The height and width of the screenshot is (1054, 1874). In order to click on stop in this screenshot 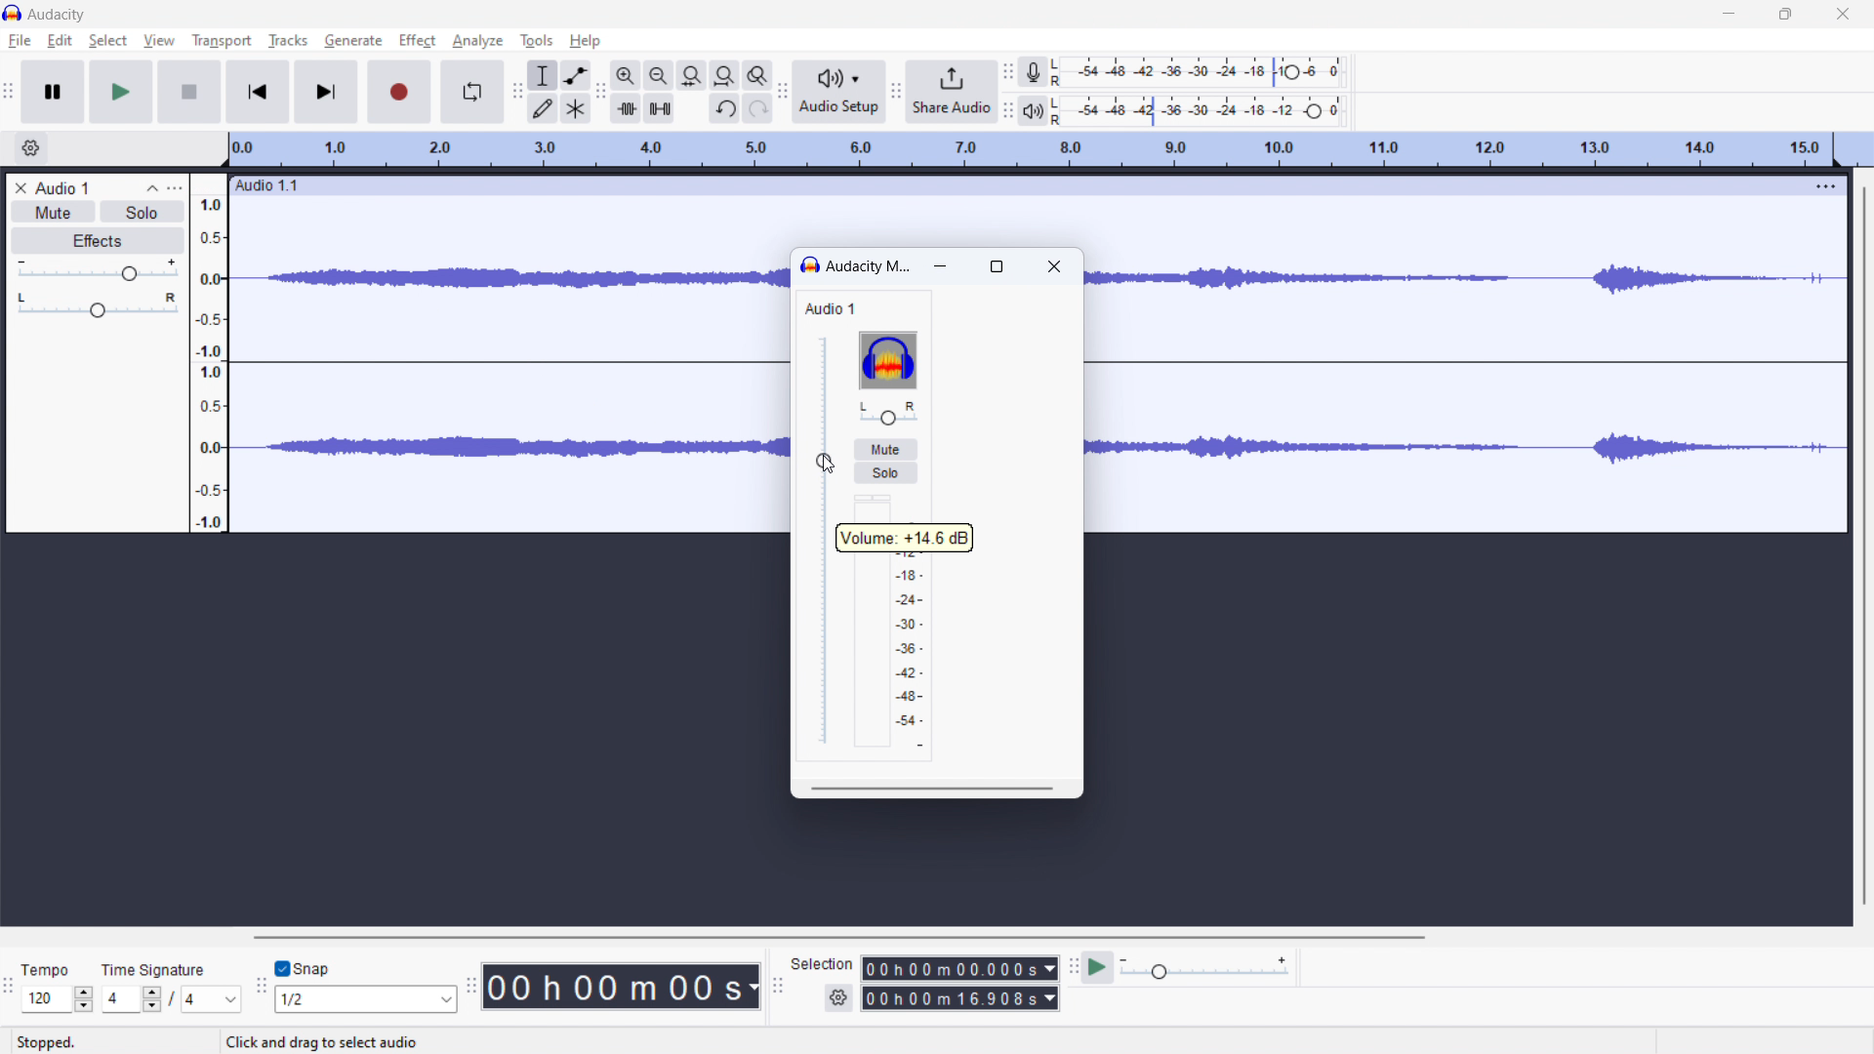, I will do `click(189, 93)`.